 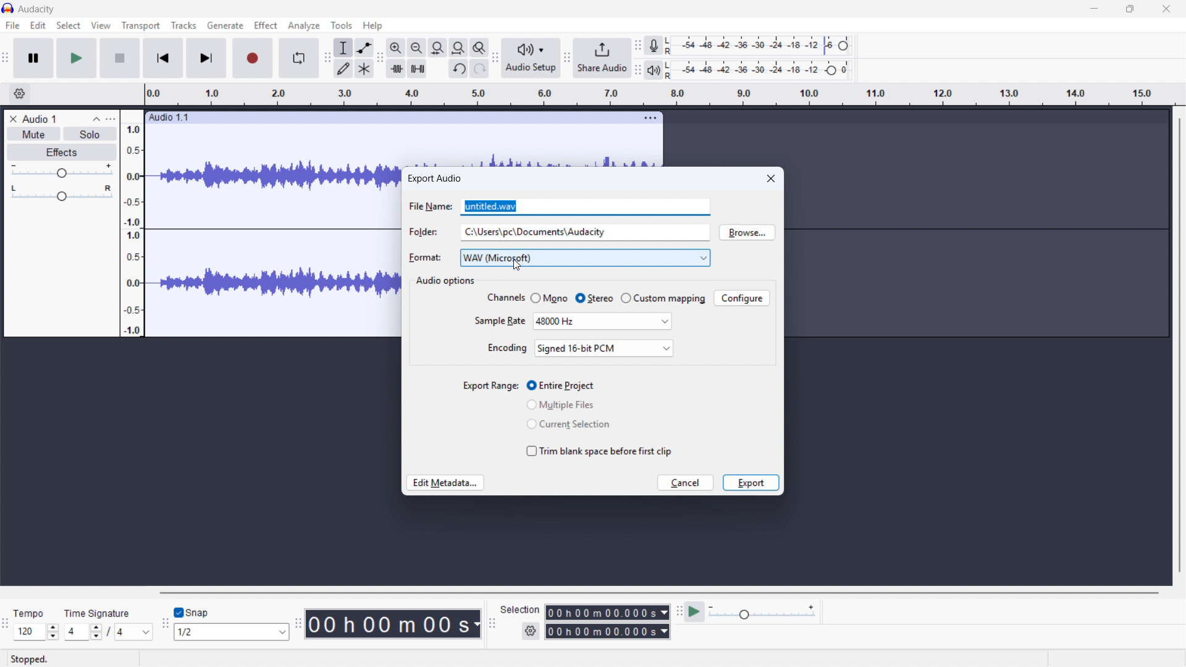 What do you see at coordinates (303, 25) in the screenshot?
I see `Analyse ` at bounding box center [303, 25].